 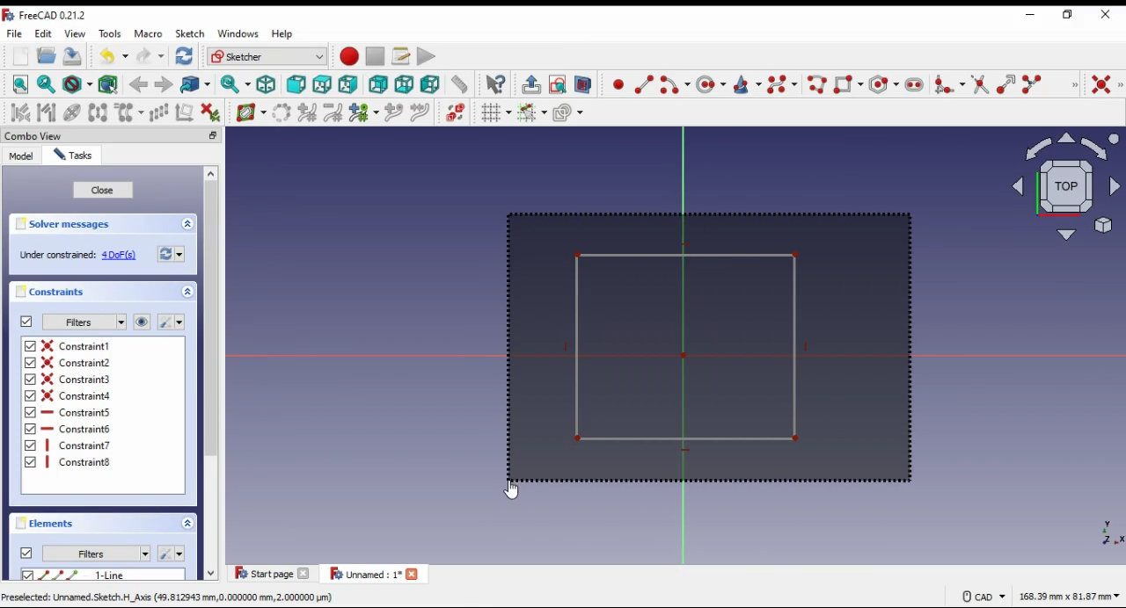 What do you see at coordinates (347, 84) in the screenshot?
I see `right` at bounding box center [347, 84].